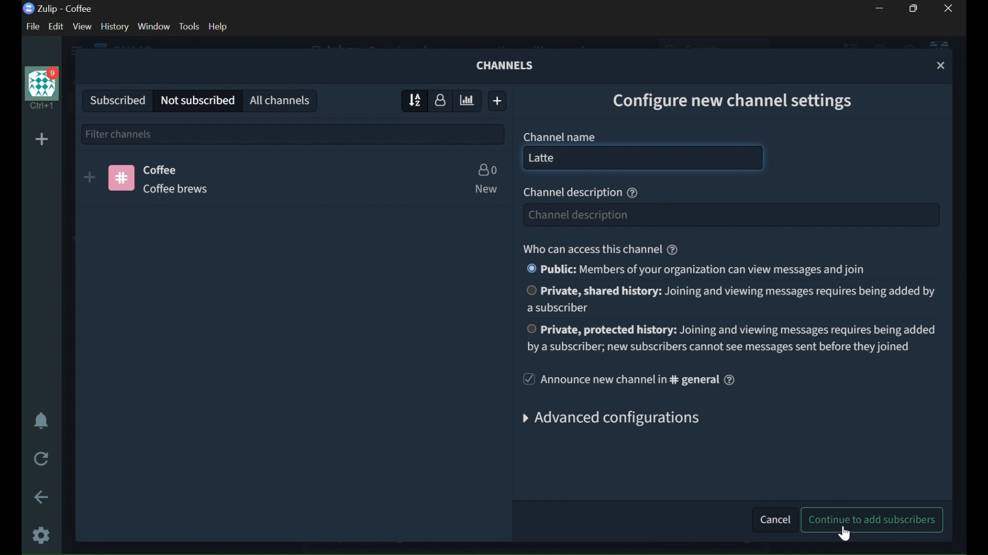 The width and height of the screenshot is (988, 555). What do you see at coordinates (949, 8) in the screenshot?
I see `CLOSE` at bounding box center [949, 8].